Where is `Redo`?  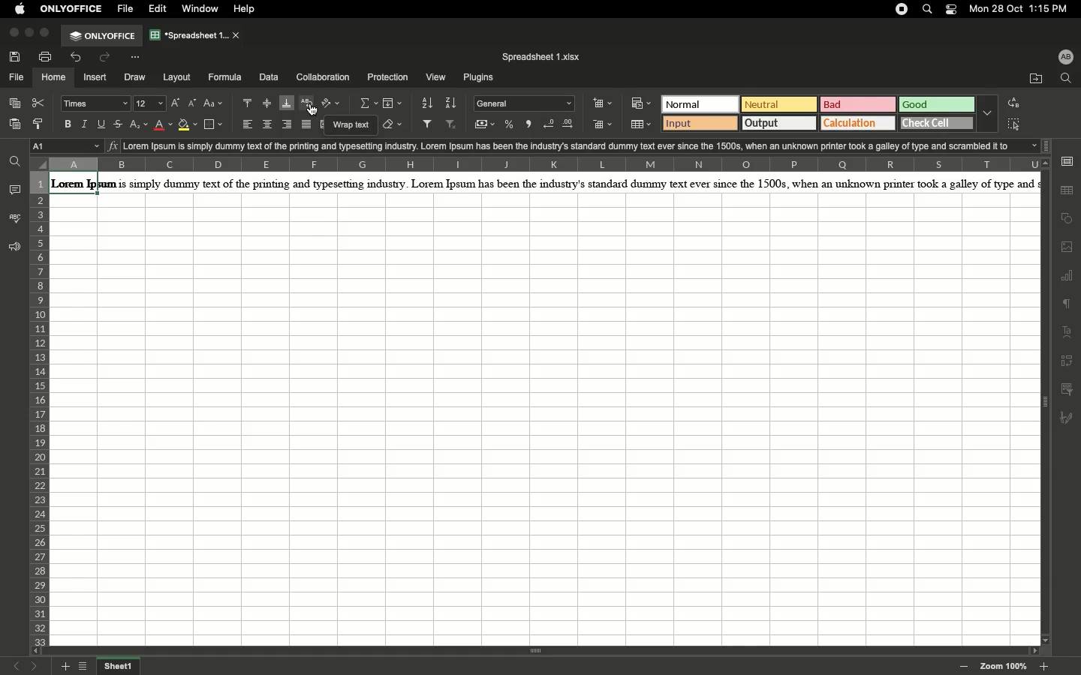 Redo is located at coordinates (110, 57).